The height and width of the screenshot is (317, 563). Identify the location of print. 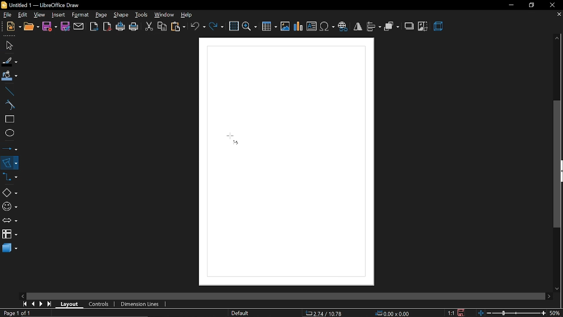
(134, 27).